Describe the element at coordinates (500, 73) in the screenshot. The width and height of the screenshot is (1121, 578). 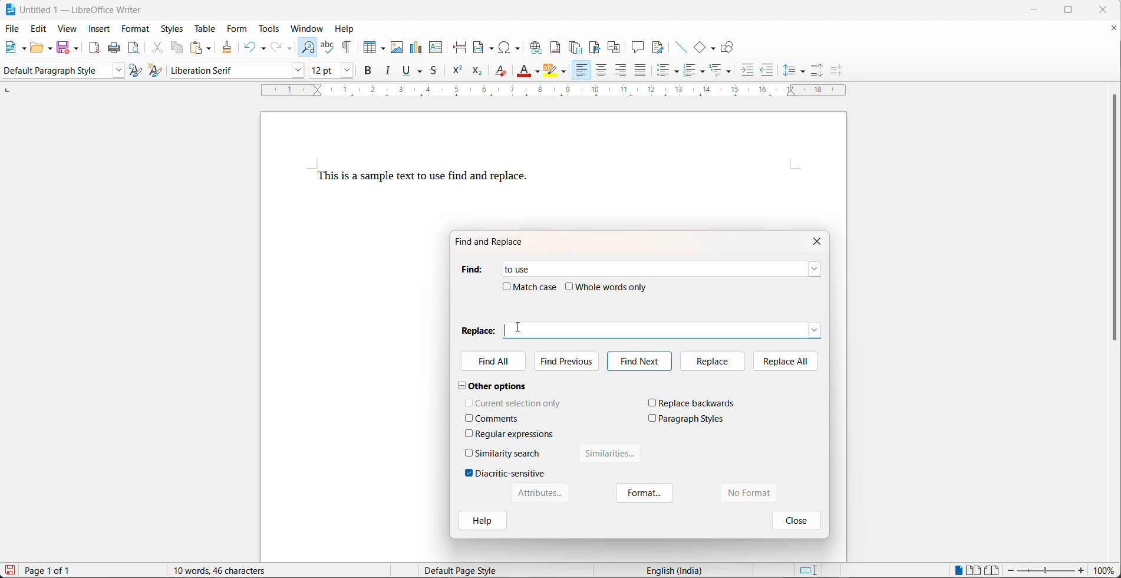
I see `clear direct formatting` at that location.